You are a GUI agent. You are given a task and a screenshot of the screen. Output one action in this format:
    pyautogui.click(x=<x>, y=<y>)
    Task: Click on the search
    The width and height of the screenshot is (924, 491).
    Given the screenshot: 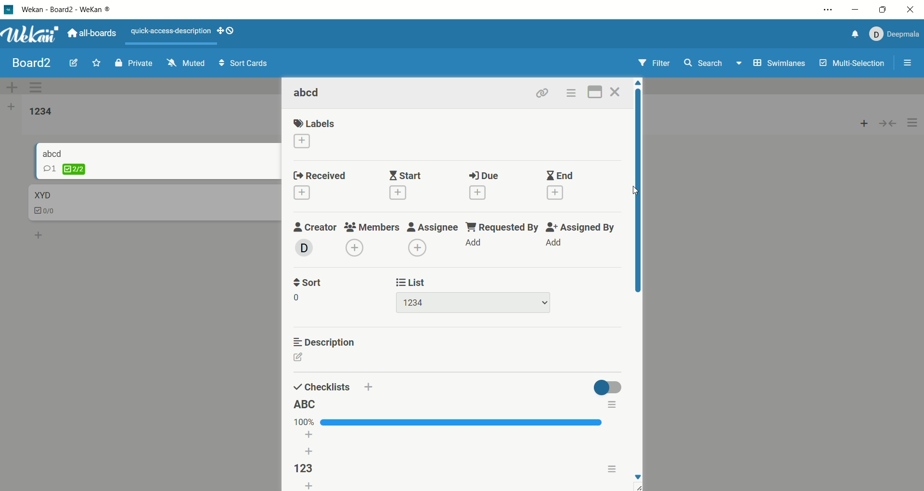 What is the action you would take?
    pyautogui.click(x=714, y=64)
    